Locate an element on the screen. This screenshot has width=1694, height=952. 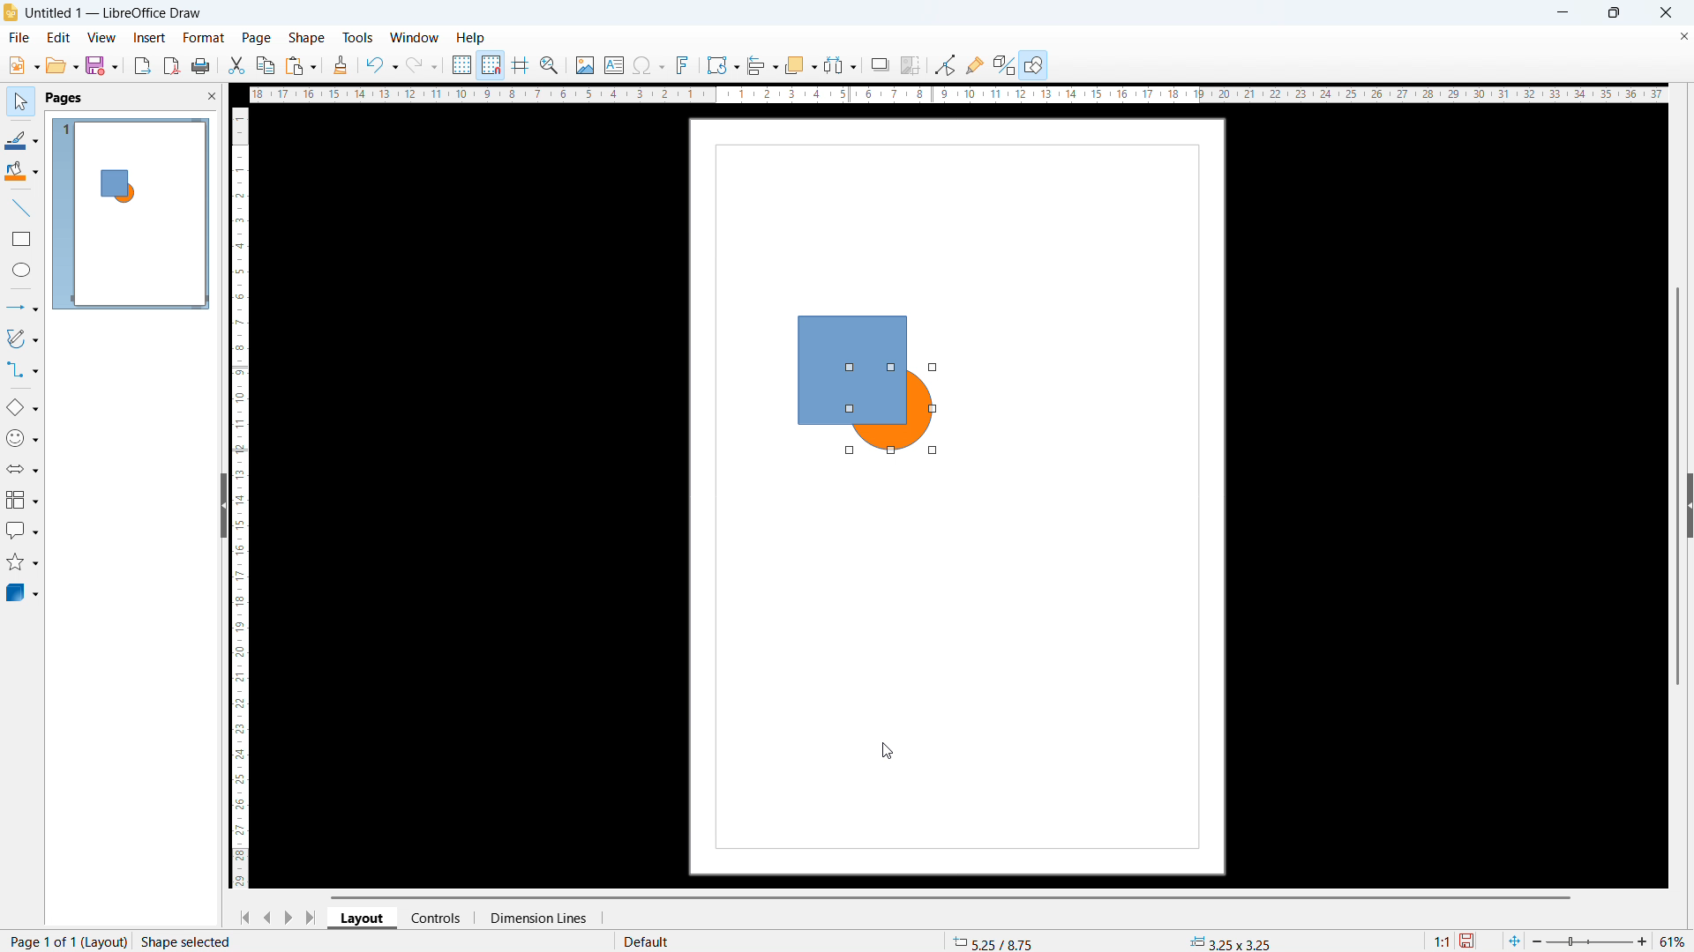
minimise  is located at coordinates (1562, 13).